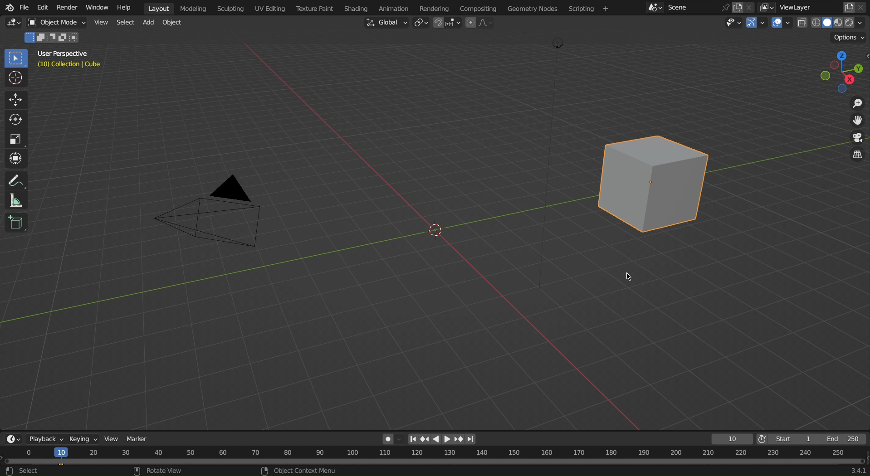  Describe the element at coordinates (472, 440) in the screenshot. I see `Last page` at that location.